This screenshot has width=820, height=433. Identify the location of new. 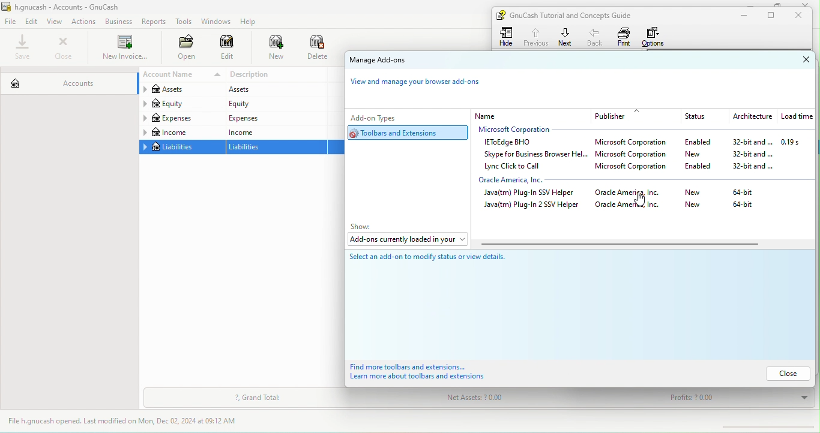
(702, 154).